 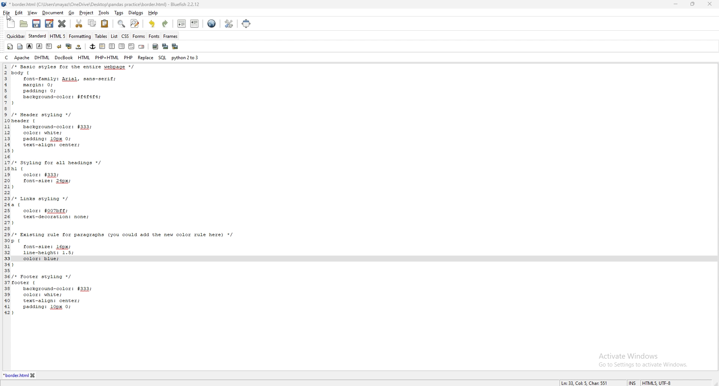 I want to click on cursor, so click(x=7, y=17).